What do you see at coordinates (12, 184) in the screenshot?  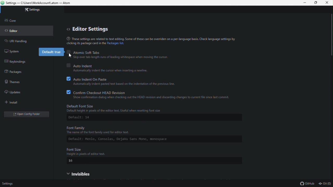 I see `Settings` at bounding box center [12, 184].